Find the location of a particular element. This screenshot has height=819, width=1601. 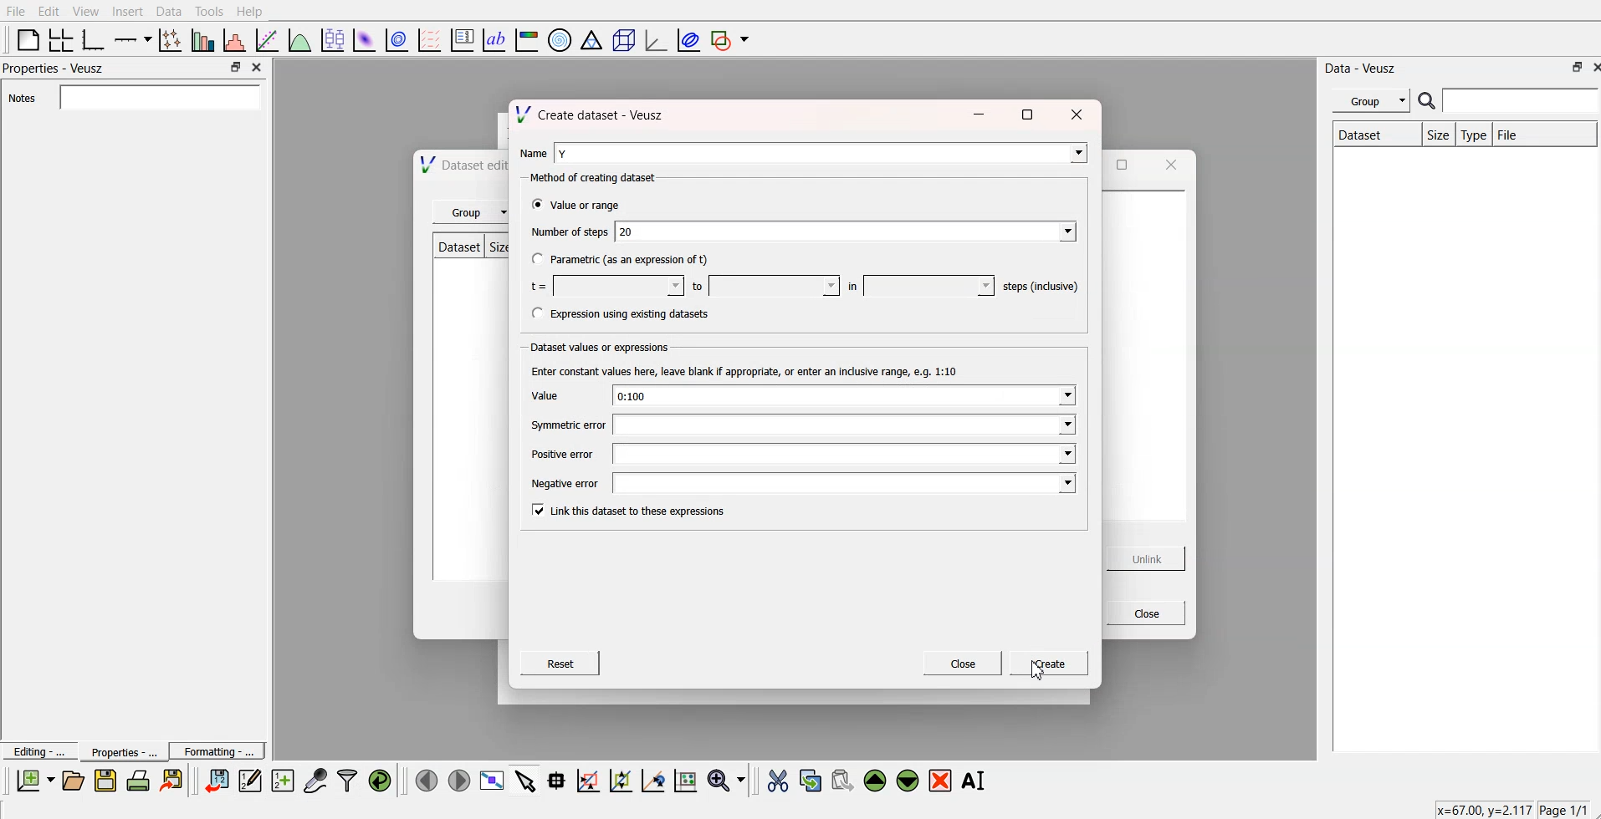

Editing is located at coordinates (38, 750).